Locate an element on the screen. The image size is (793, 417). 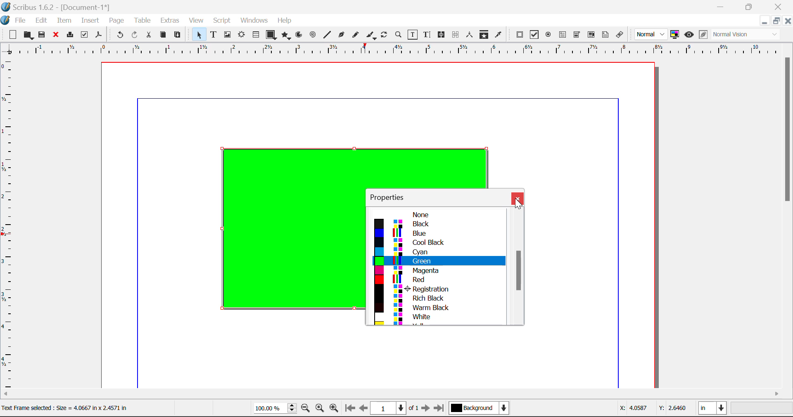
Print is located at coordinates (69, 35).